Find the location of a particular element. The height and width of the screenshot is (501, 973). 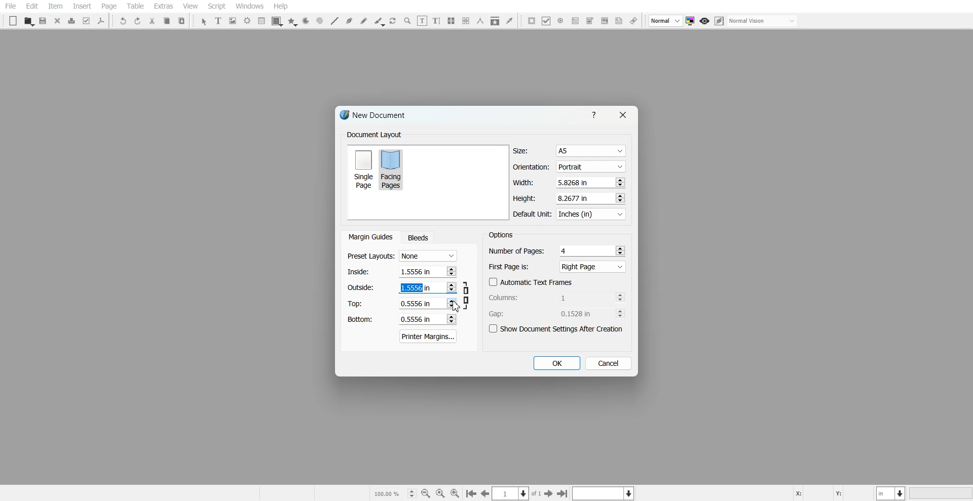

View is located at coordinates (190, 6).